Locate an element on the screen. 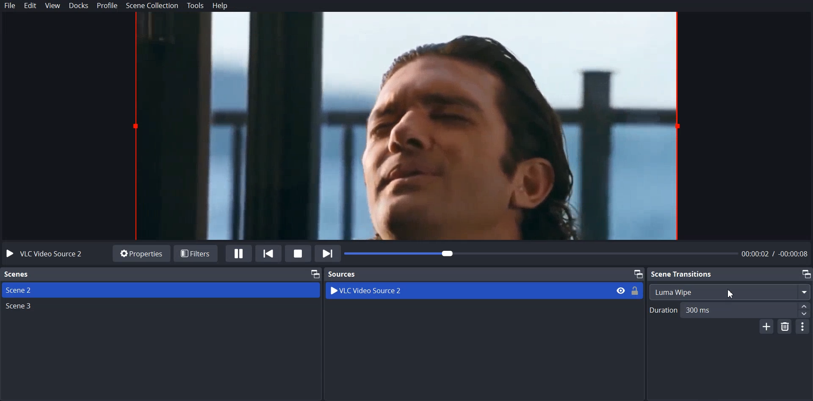  Source 3 is located at coordinates (160, 308).